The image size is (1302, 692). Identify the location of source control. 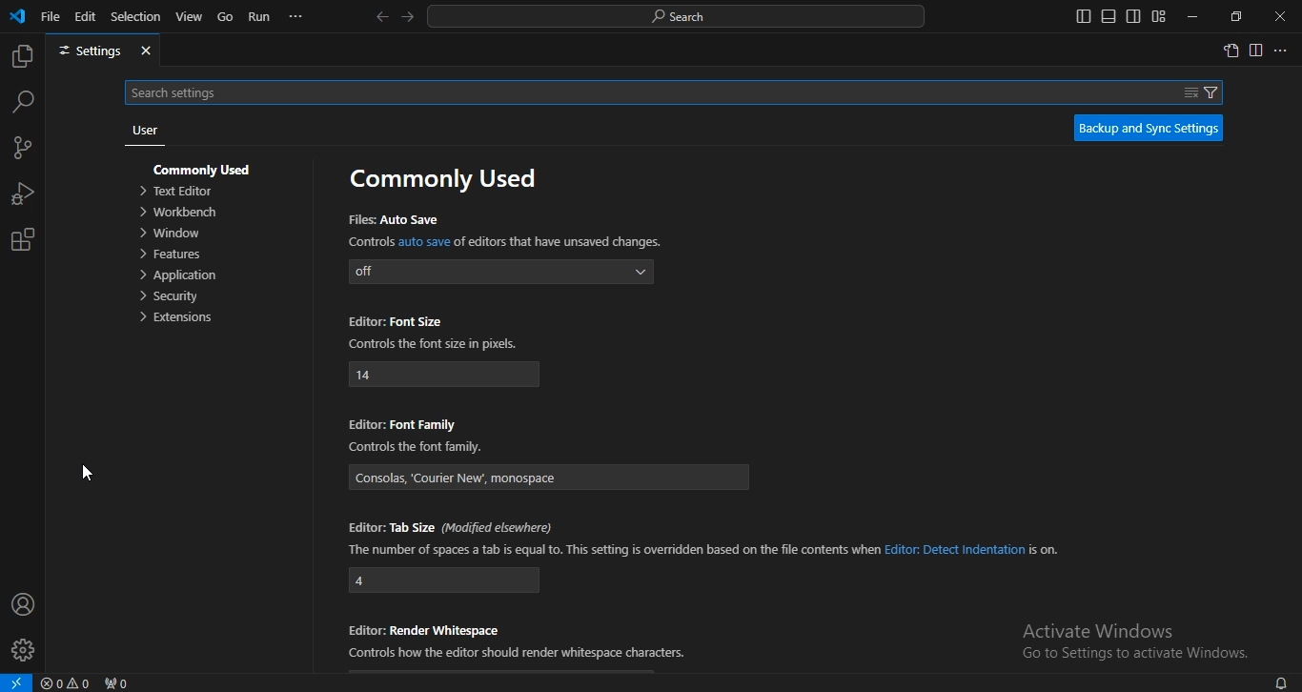
(21, 150).